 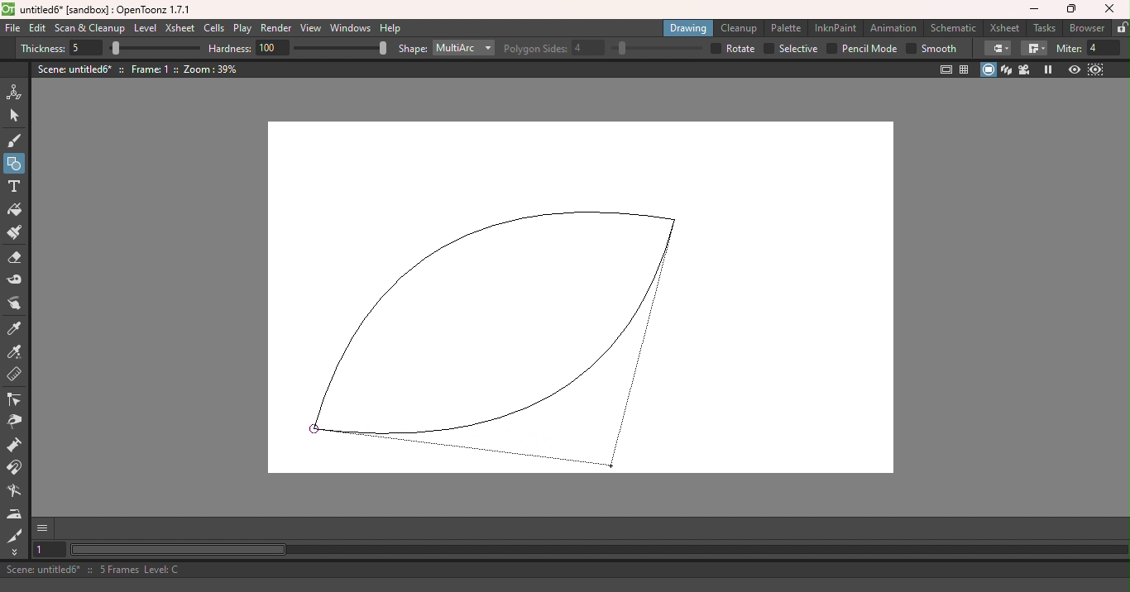 I want to click on Smooth, so click(x=931, y=50).